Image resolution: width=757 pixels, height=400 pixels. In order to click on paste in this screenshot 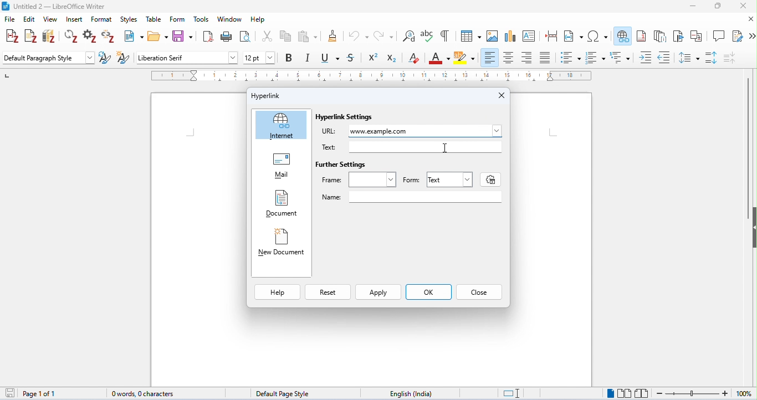, I will do `click(308, 35)`.